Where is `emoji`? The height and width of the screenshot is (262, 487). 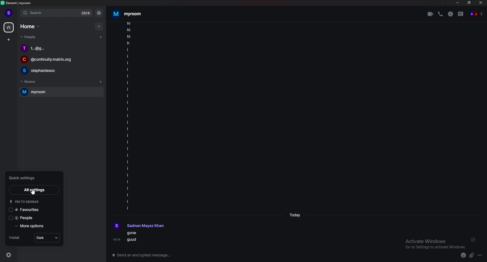
emoji is located at coordinates (463, 255).